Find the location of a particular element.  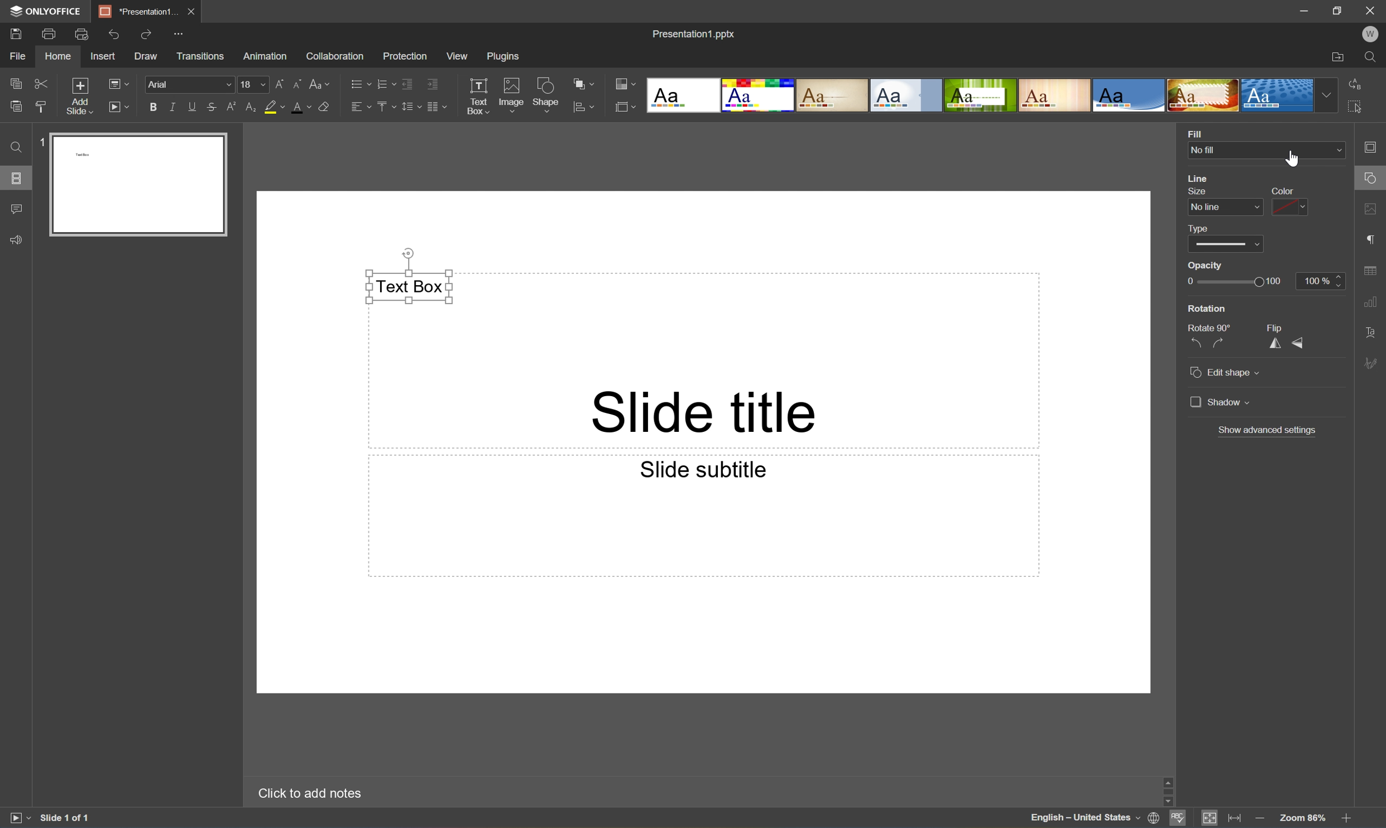

Fit to width is located at coordinates (1235, 817).